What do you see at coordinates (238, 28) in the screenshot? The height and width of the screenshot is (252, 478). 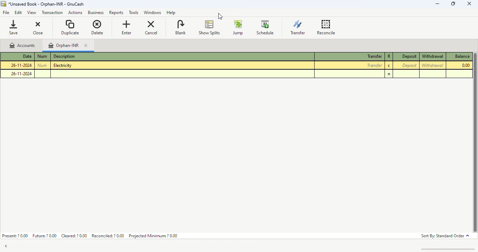 I see `jump` at bounding box center [238, 28].